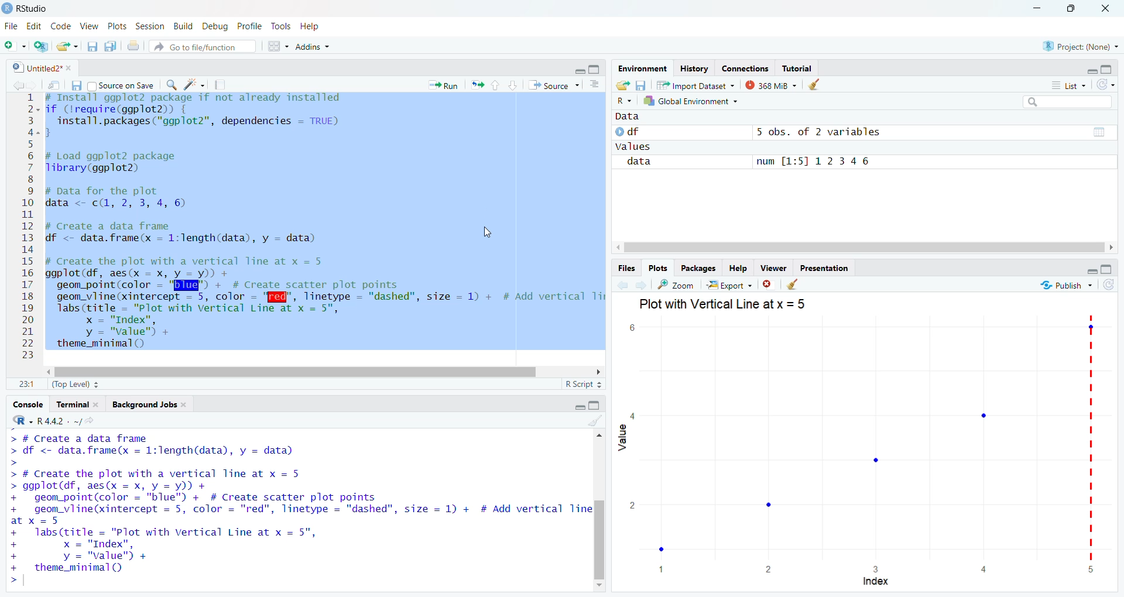 Image resolution: width=1124 pixels, height=597 pixels. What do you see at coordinates (182, 27) in the screenshot?
I see `n Build` at bounding box center [182, 27].